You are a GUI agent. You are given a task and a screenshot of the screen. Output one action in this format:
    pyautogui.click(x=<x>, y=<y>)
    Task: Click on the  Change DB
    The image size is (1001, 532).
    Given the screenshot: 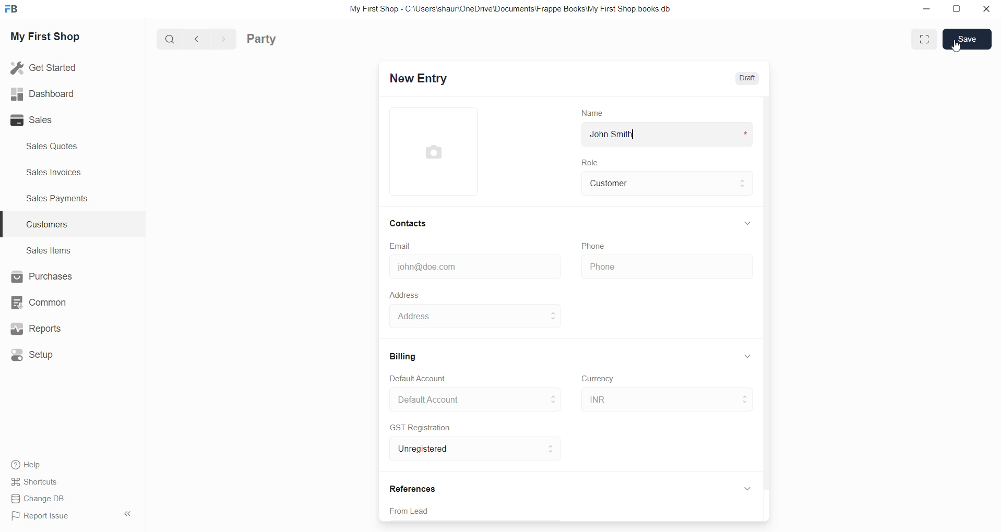 What is the action you would take?
    pyautogui.click(x=40, y=498)
    